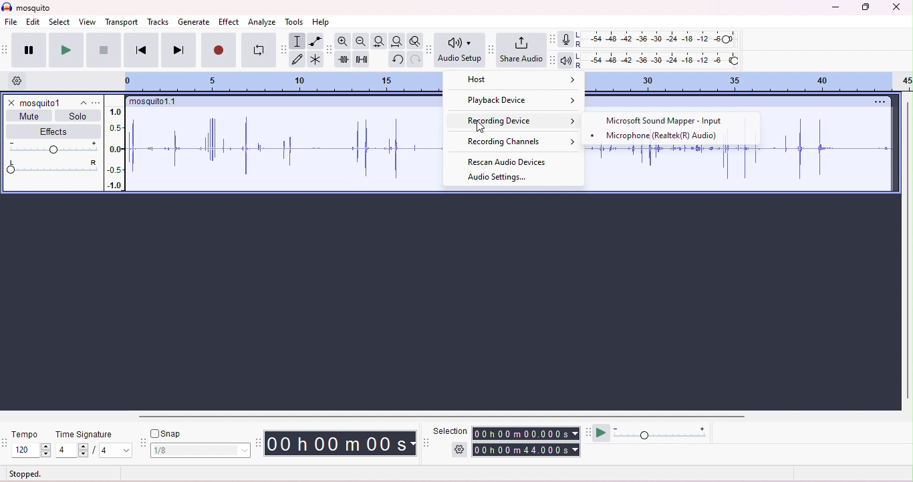 This screenshot has width=913, height=482. Describe the element at coordinates (141, 49) in the screenshot. I see `previous` at that location.